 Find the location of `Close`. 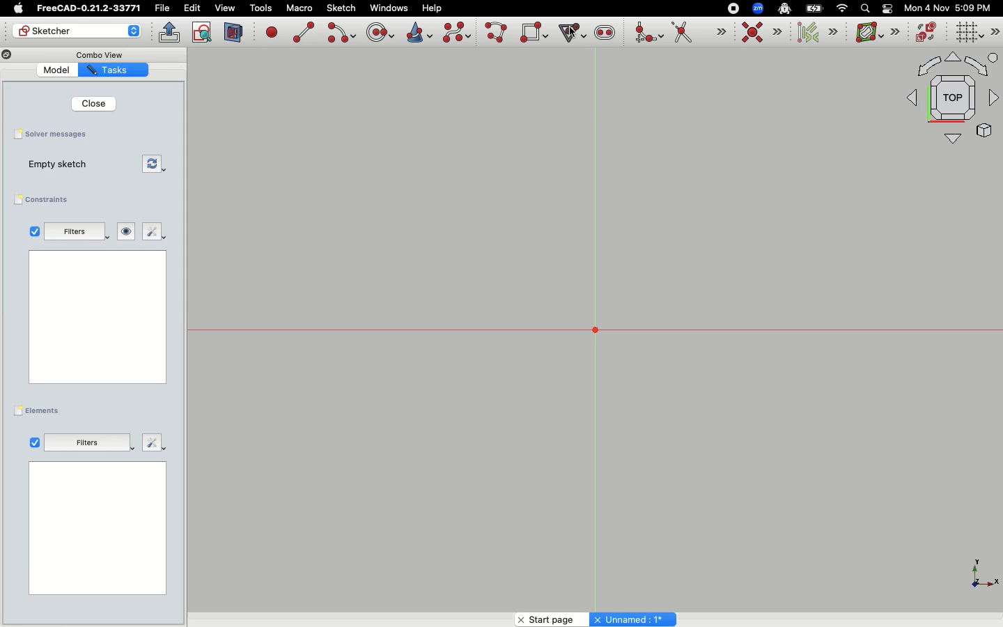

Close is located at coordinates (96, 104).